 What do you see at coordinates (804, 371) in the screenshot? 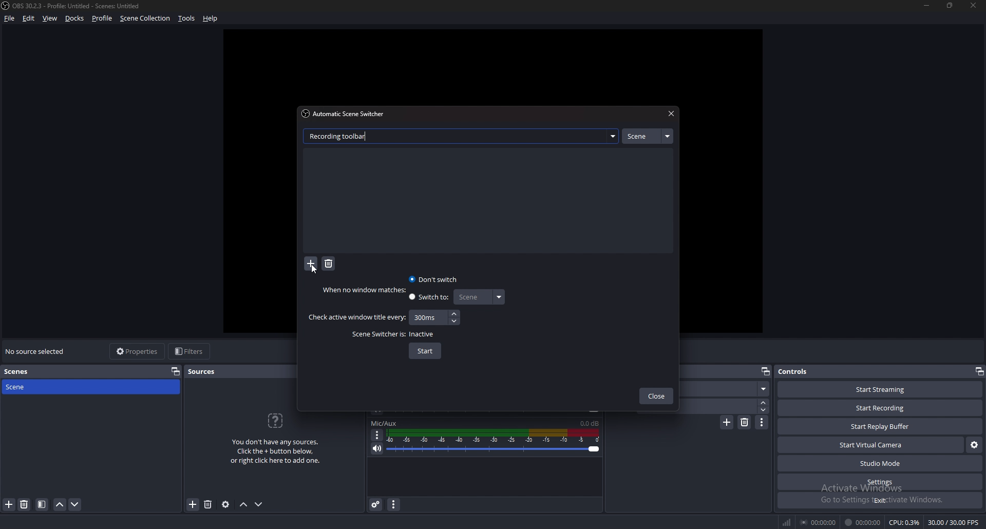
I see `controls` at bounding box center [804, 371].